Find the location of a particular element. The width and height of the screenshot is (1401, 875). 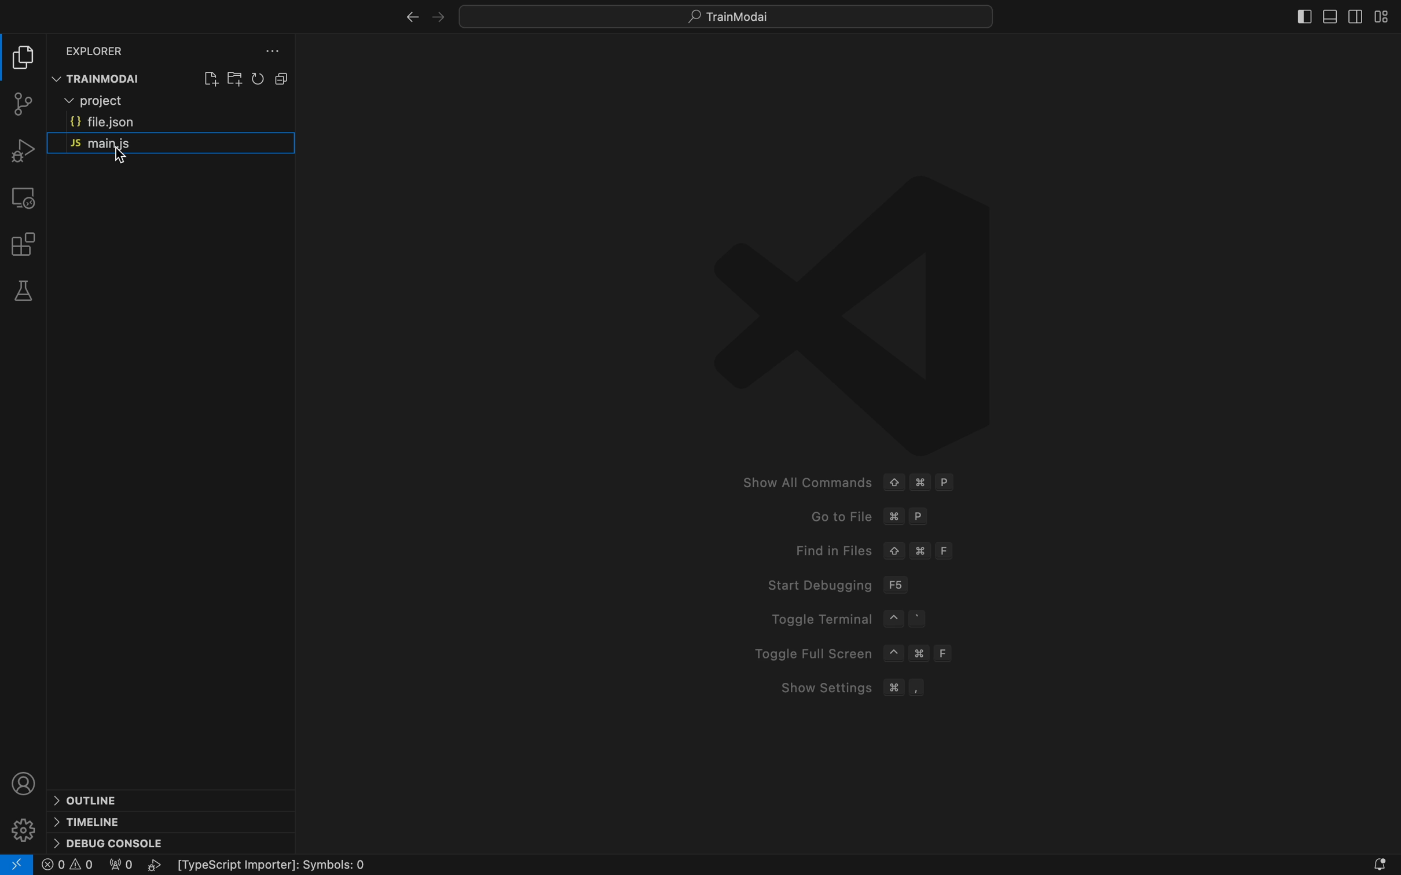

Show All Commands © # P
Goto File %# P
Find in Files © # F
Start Debugging F56
Toggle Terminal ~ °
Toggle Full Screen ~ # F
Show Settings # , is located at coordinates (845, 483).